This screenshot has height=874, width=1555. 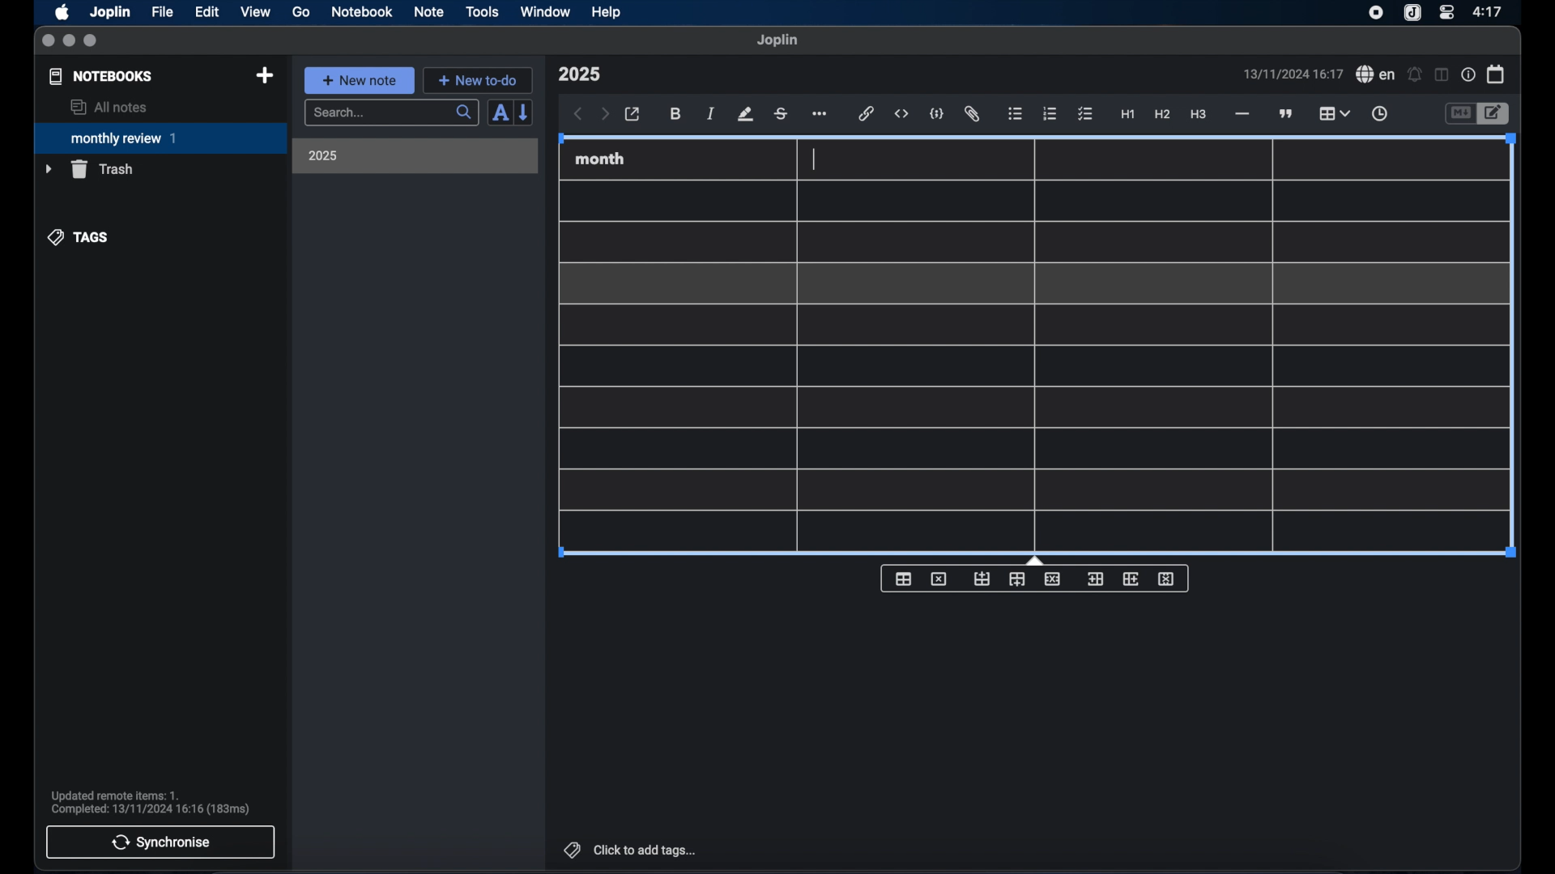 I want to click on synchronise, so click(x=160, y=842).